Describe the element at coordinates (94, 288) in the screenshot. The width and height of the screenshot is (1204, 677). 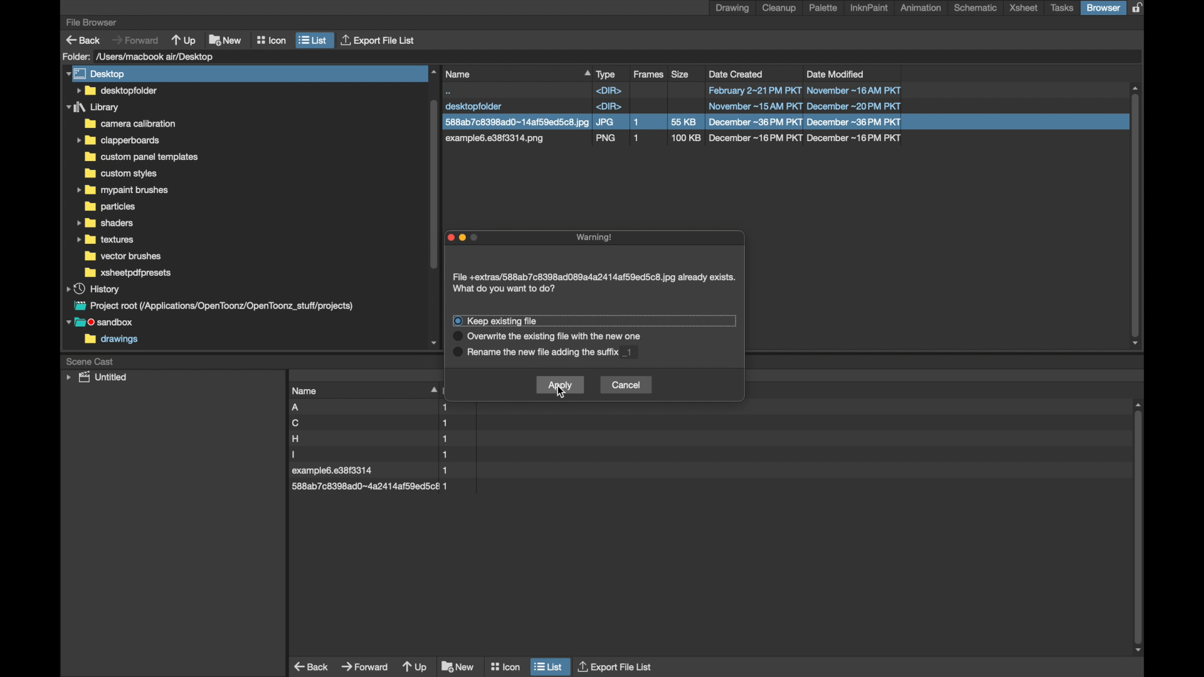
I see `history` at that location.